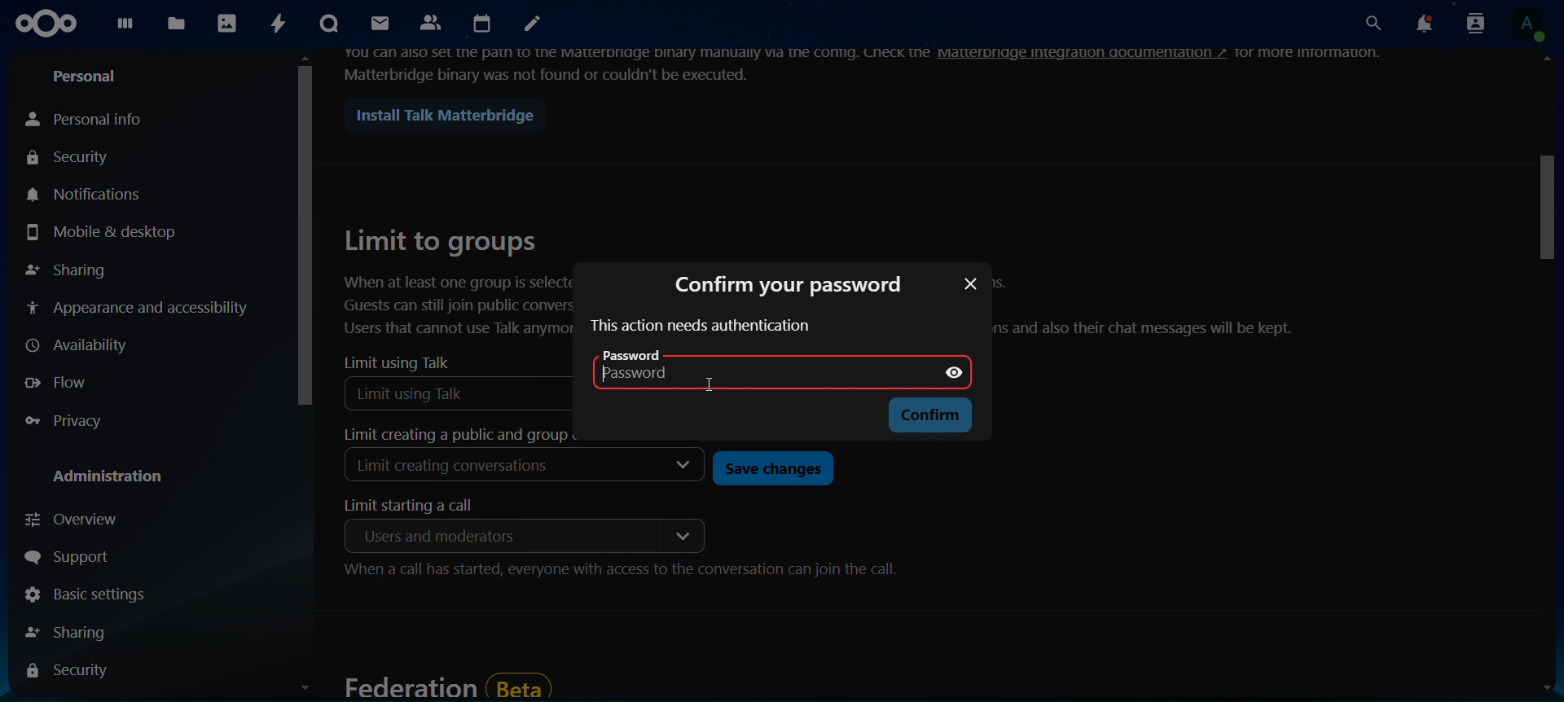 The height and width of the screenshot is (702, 1564). I want to click on sharing, so click(66, 270).